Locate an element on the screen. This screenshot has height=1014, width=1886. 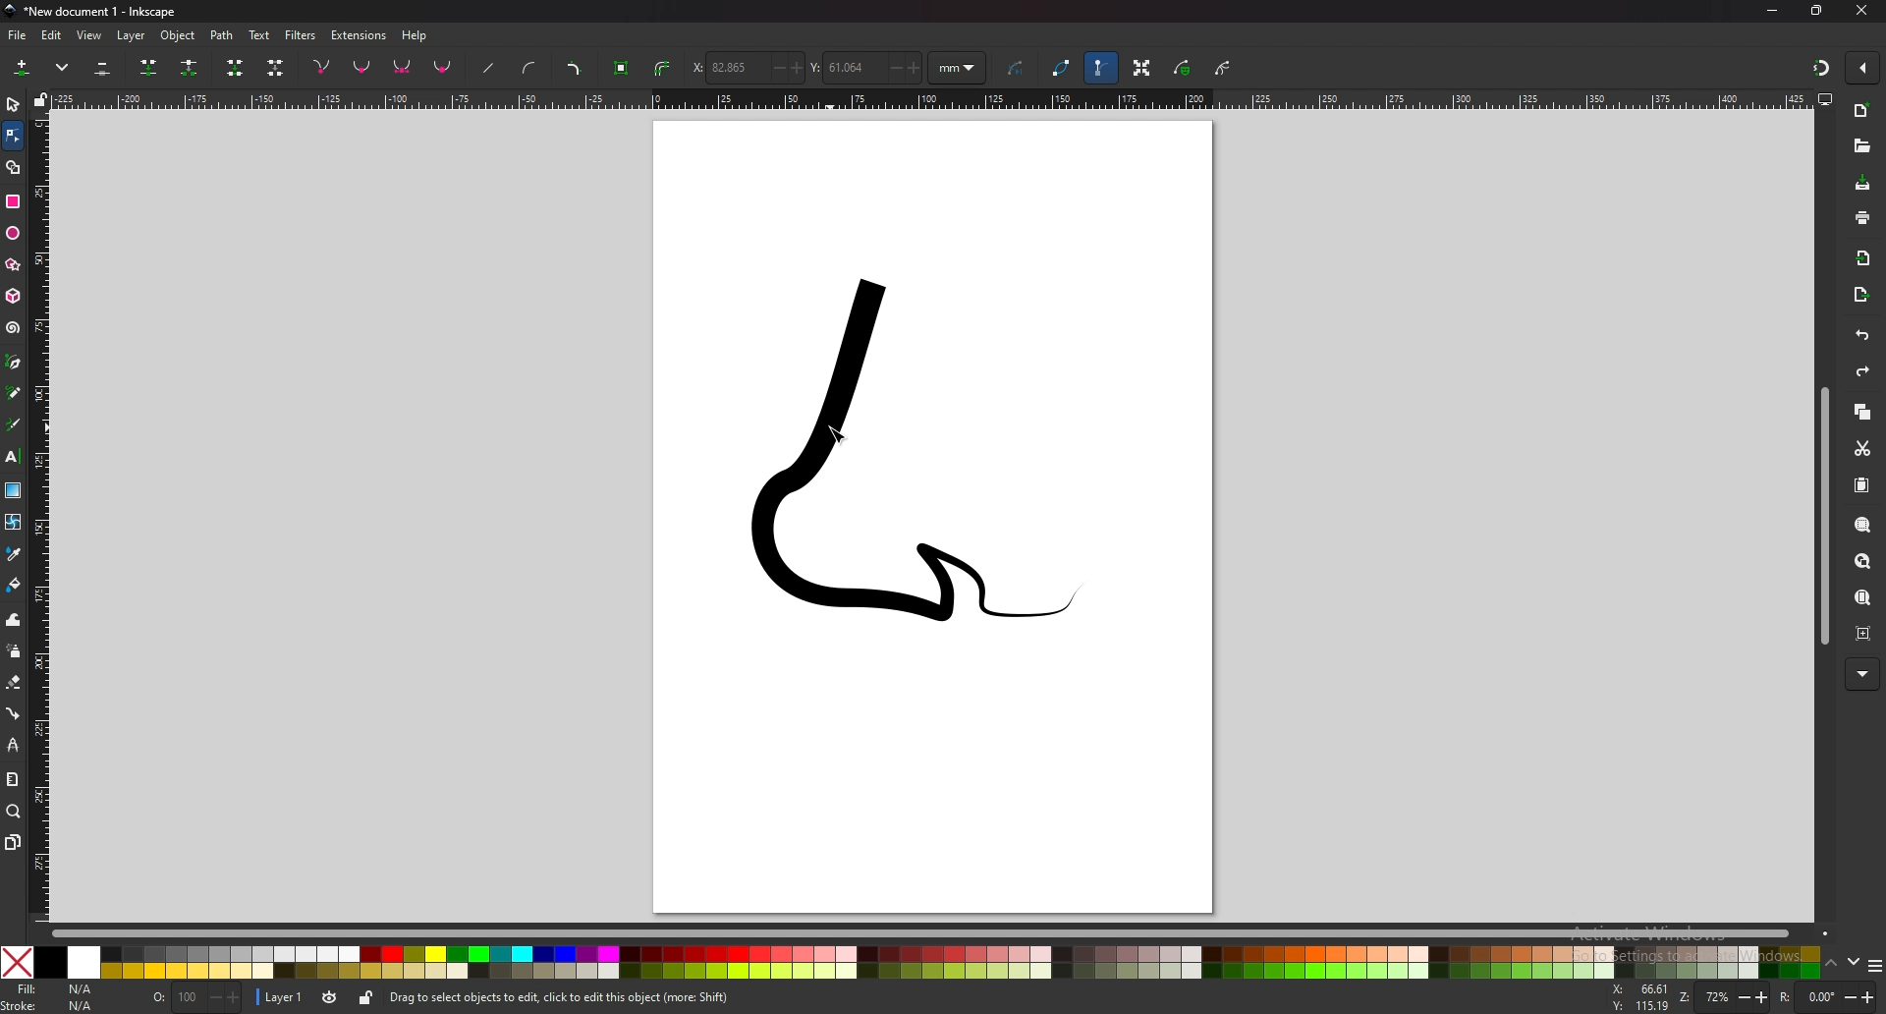
edit is located at coordinates (51, 35).